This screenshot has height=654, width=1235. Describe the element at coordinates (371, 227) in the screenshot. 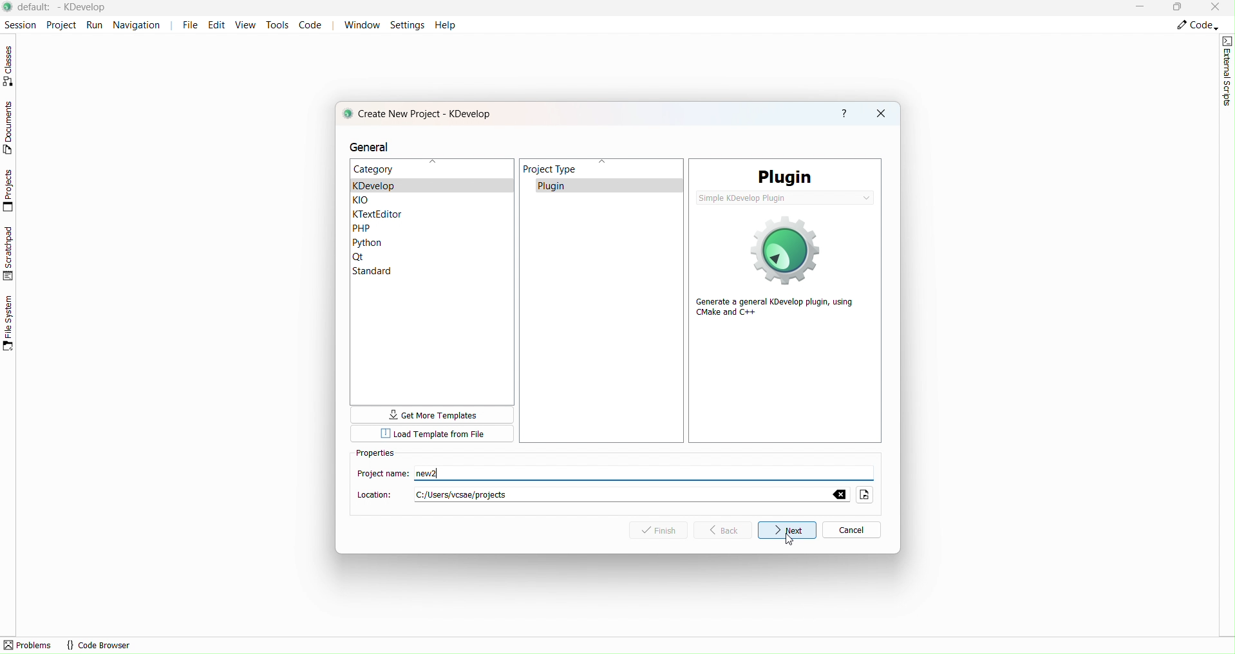

I see `PHP` at that location.